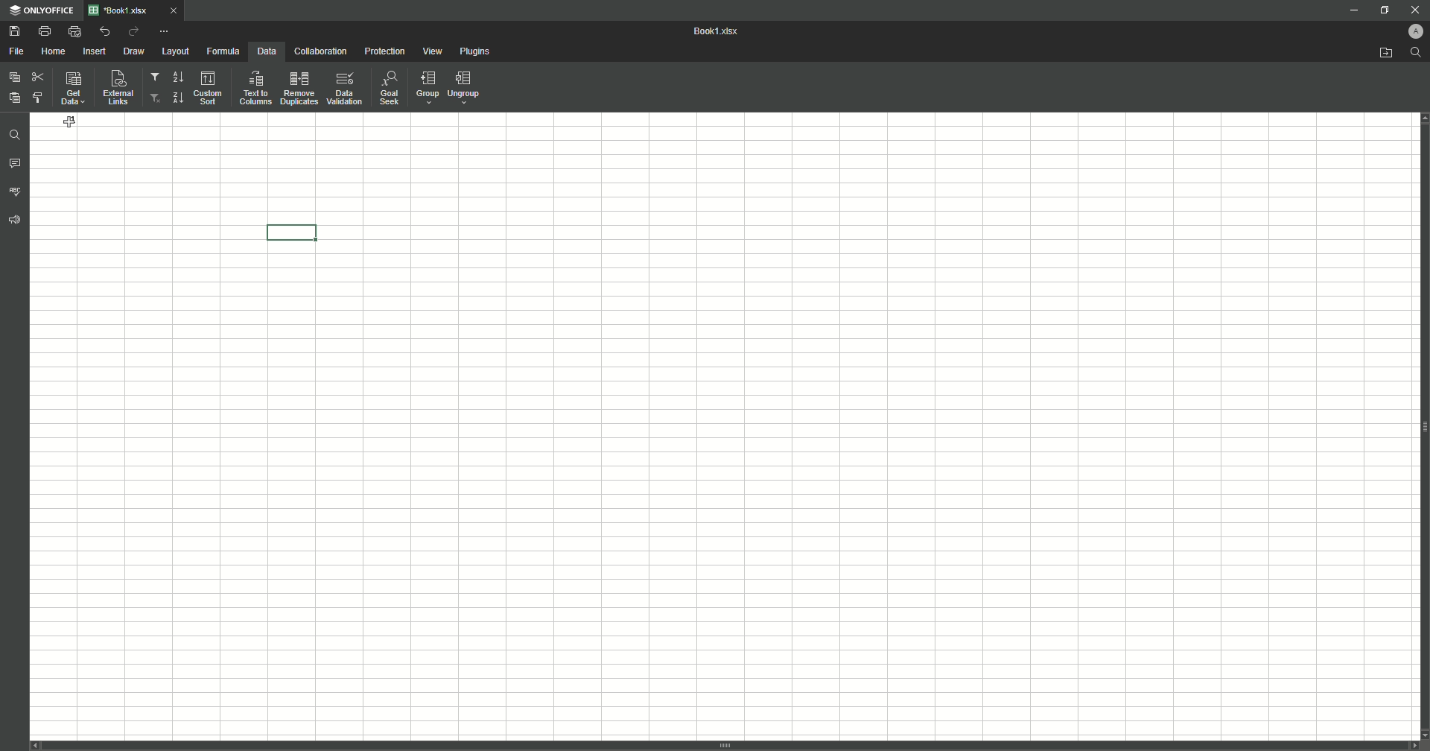 The height and width of the screenshot is (751, 1430). Describe the element at coordinates (14, 32) in the screenshot. I see `Save` at that location.